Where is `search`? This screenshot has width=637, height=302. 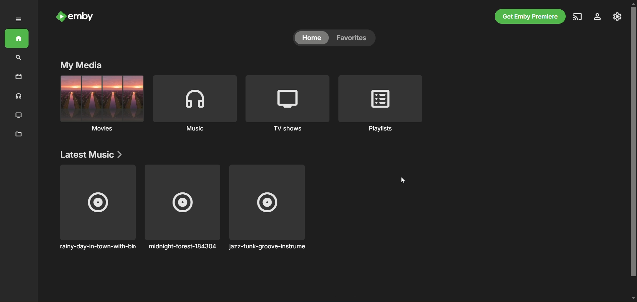
search is located at coordinates (19, 58).